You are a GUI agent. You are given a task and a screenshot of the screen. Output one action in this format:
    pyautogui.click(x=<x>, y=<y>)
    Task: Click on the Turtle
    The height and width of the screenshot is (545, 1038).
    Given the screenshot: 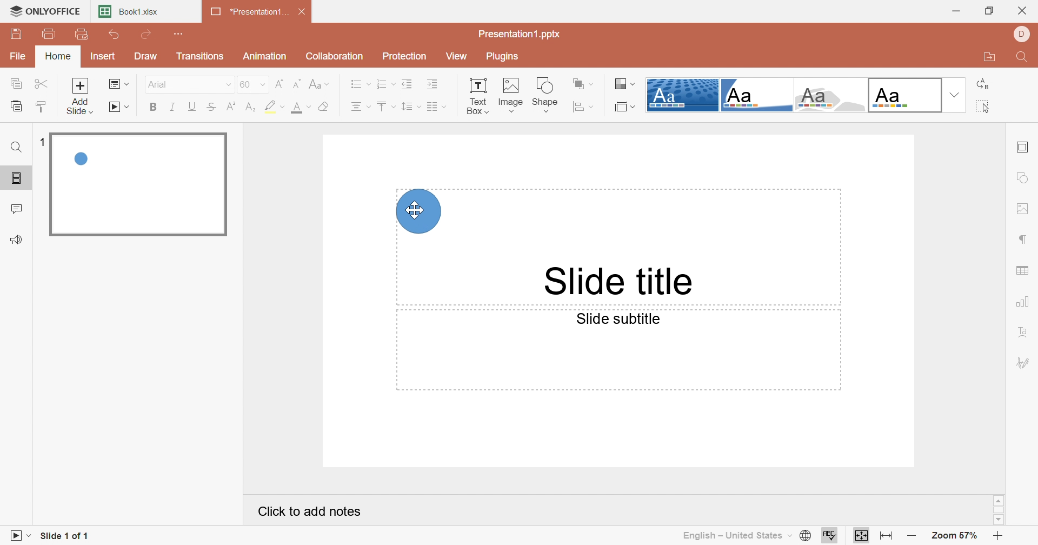 What is the action you would take?
    pyautogui.click(x=830, y=95)
    